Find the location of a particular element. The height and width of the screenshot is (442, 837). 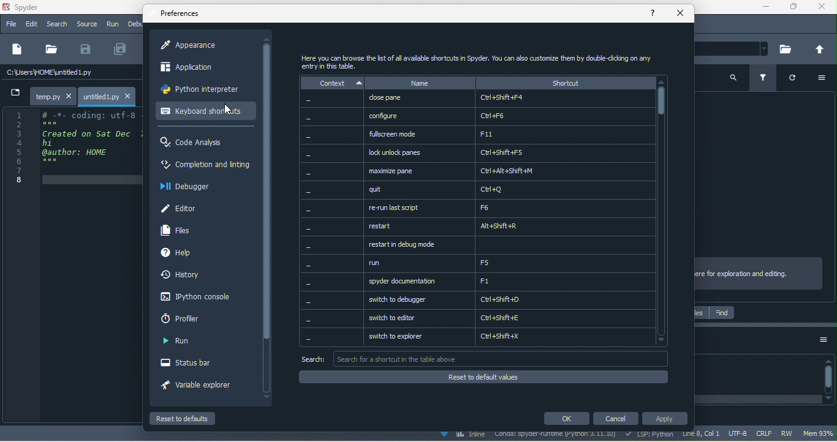

profiler is located at coordinates (195, 320).